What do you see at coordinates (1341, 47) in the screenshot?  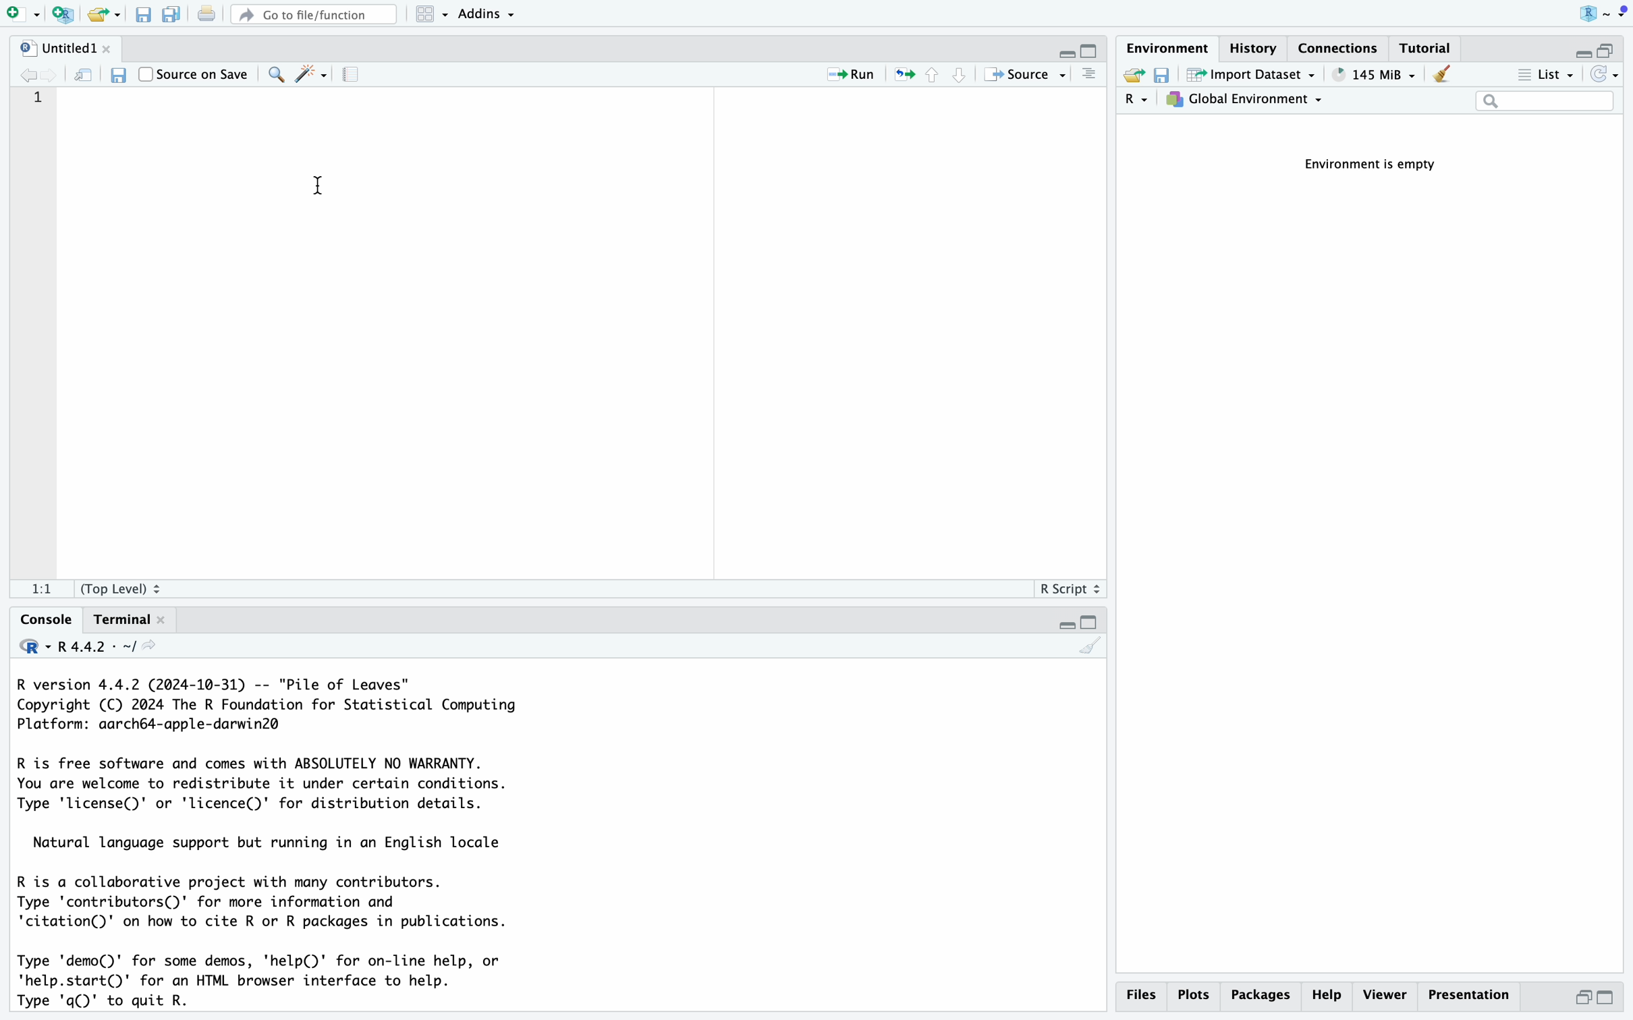 I see `connections` at bounding box center [1341, 47].